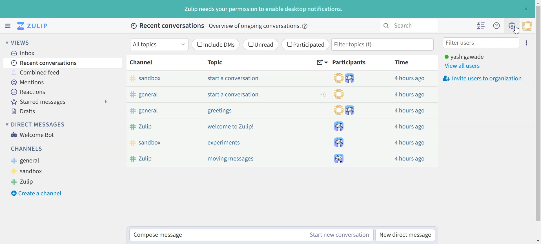 The image size is (541, 244). I want to click on Text, so click(264, 9).